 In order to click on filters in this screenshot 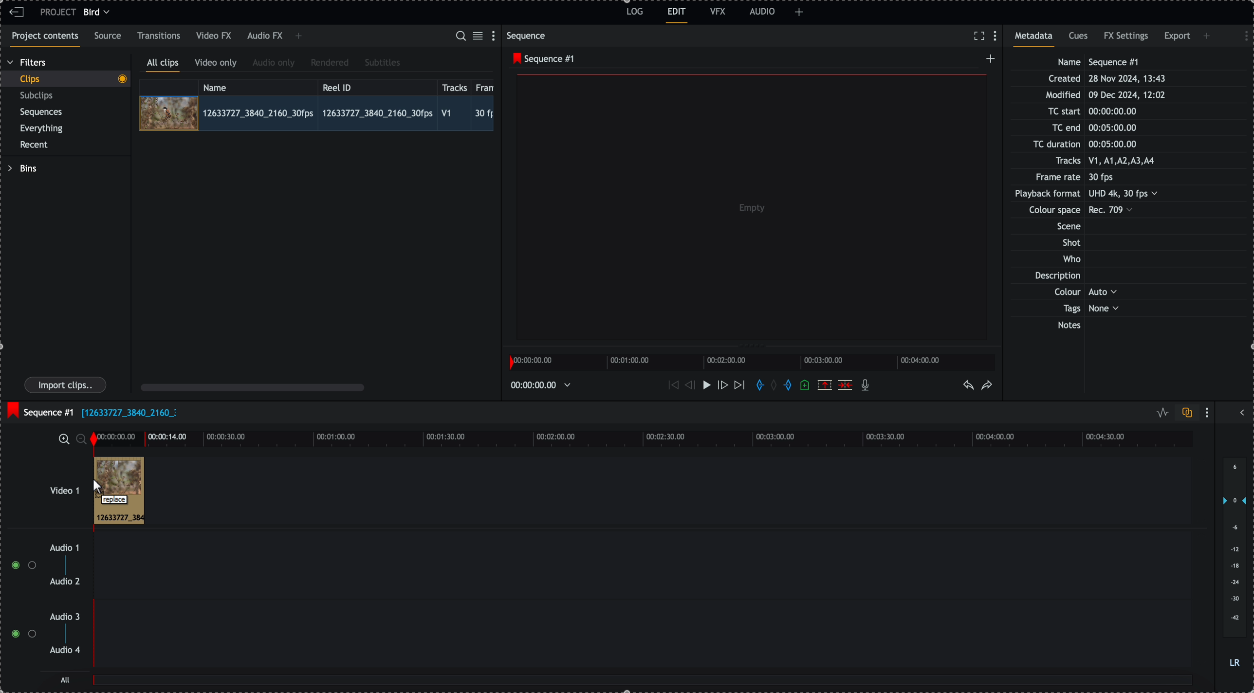, I will do `click(28, 63)`.